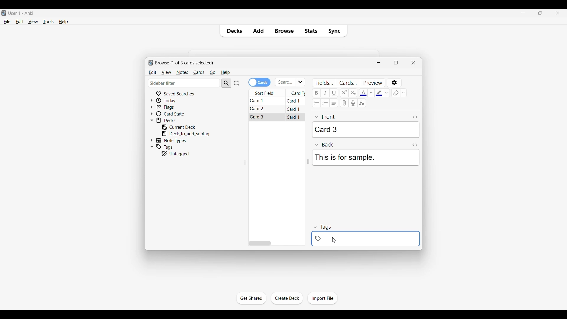 This screenshot has width=567, height=319. I want to click on Card 1, so click(294, 109).